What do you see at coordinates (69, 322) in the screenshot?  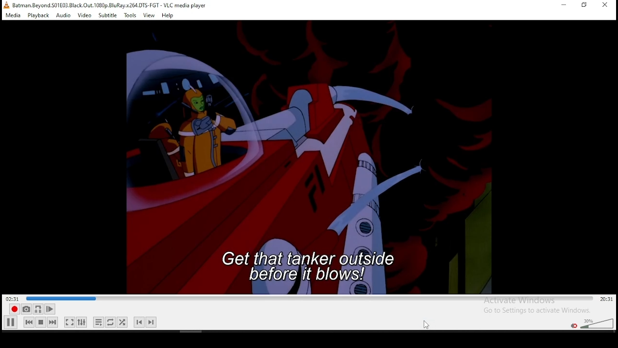 I see `toggle video in fullscreen` at bounding box center [69, 322].